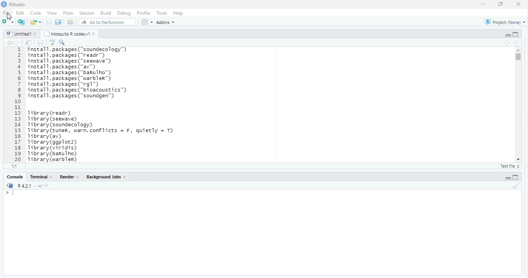  Describe the element at coordinates (516, 177) in the screenshot. I see `full view` at that location.